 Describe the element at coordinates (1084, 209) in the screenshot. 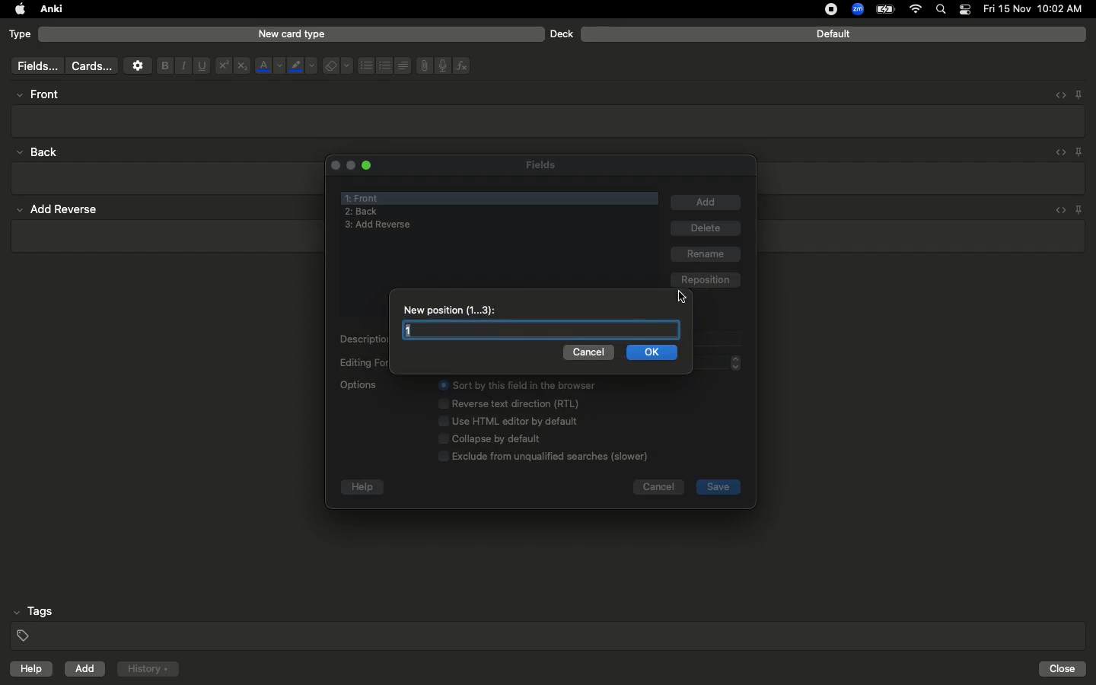

I see `pin` at that location.